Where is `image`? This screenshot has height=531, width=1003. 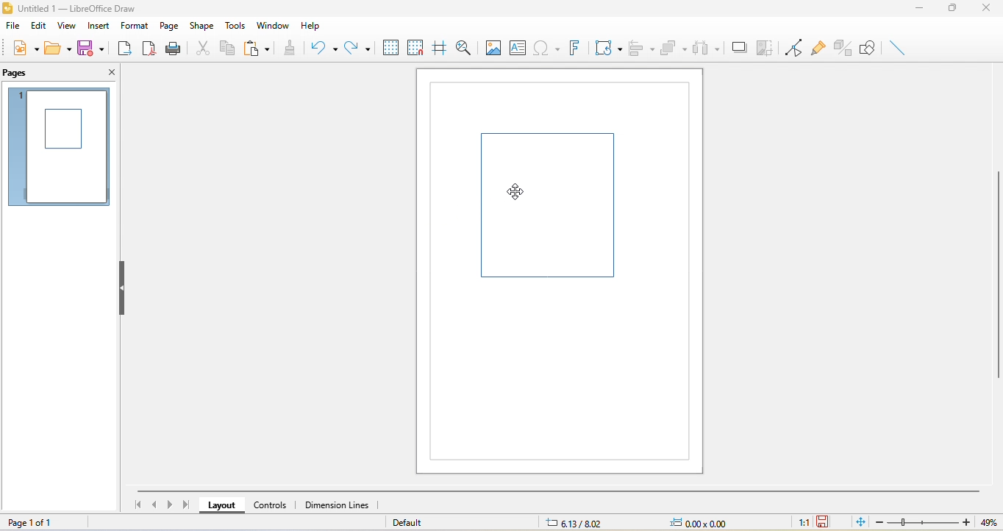 image is located at coordinates (494, 47).